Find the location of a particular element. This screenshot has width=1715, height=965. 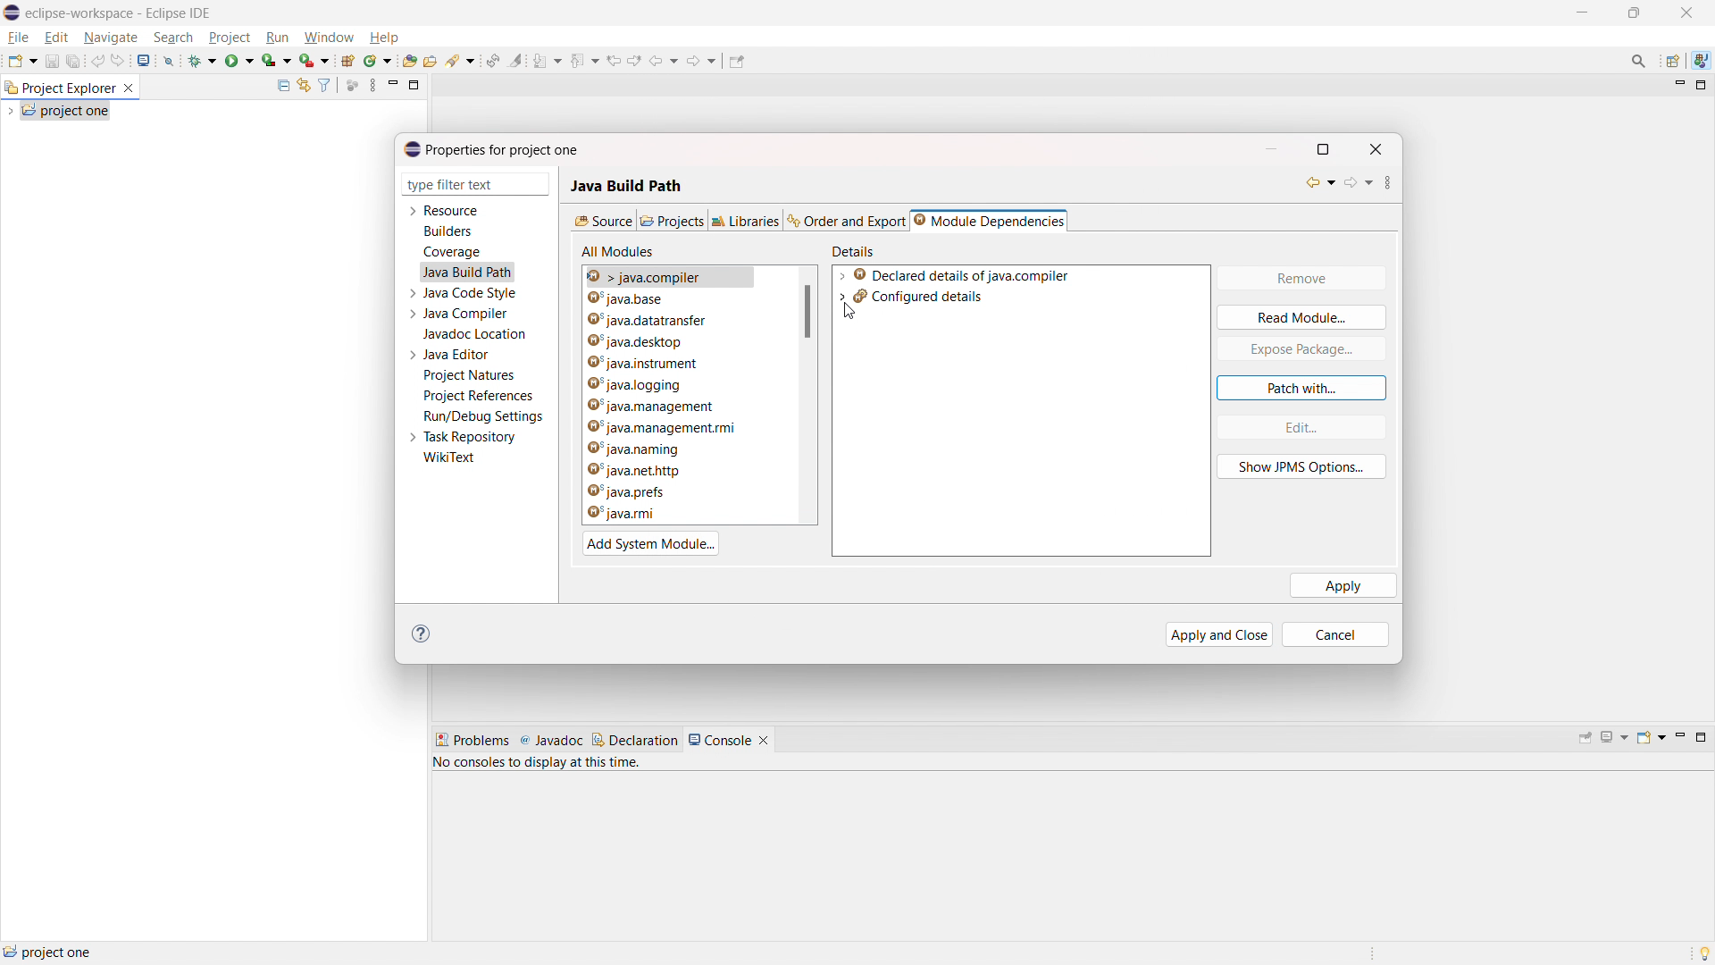

order and export is located at coordinates (848, 221).